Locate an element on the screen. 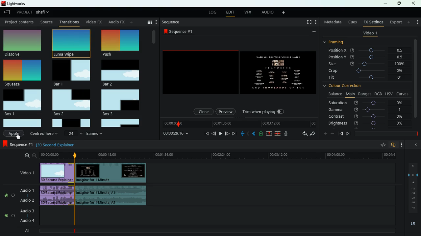 The image size is (421, 236). tilt is located at coordinates (366, 78).